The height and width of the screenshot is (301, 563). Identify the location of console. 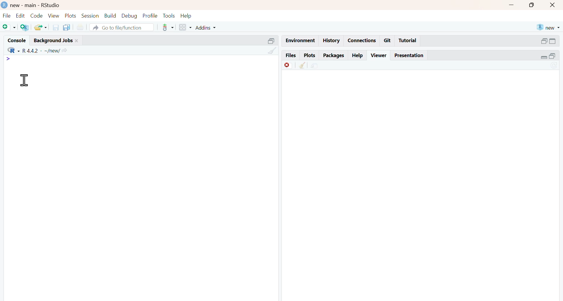
(17, 41).